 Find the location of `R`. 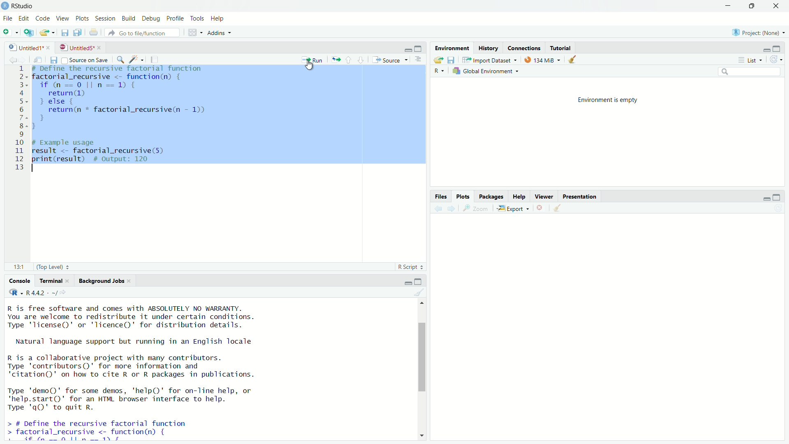

R is located at coordinates (14, 292).